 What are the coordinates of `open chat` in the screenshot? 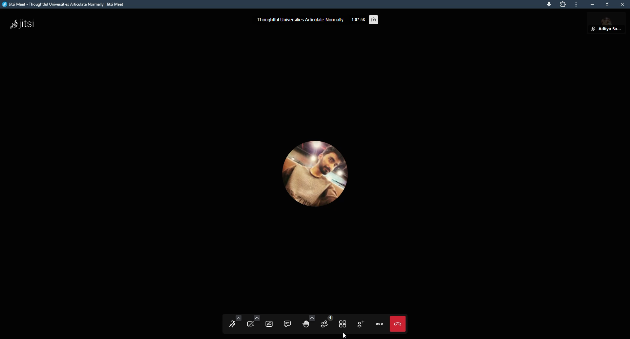 It's located at (288, 323).